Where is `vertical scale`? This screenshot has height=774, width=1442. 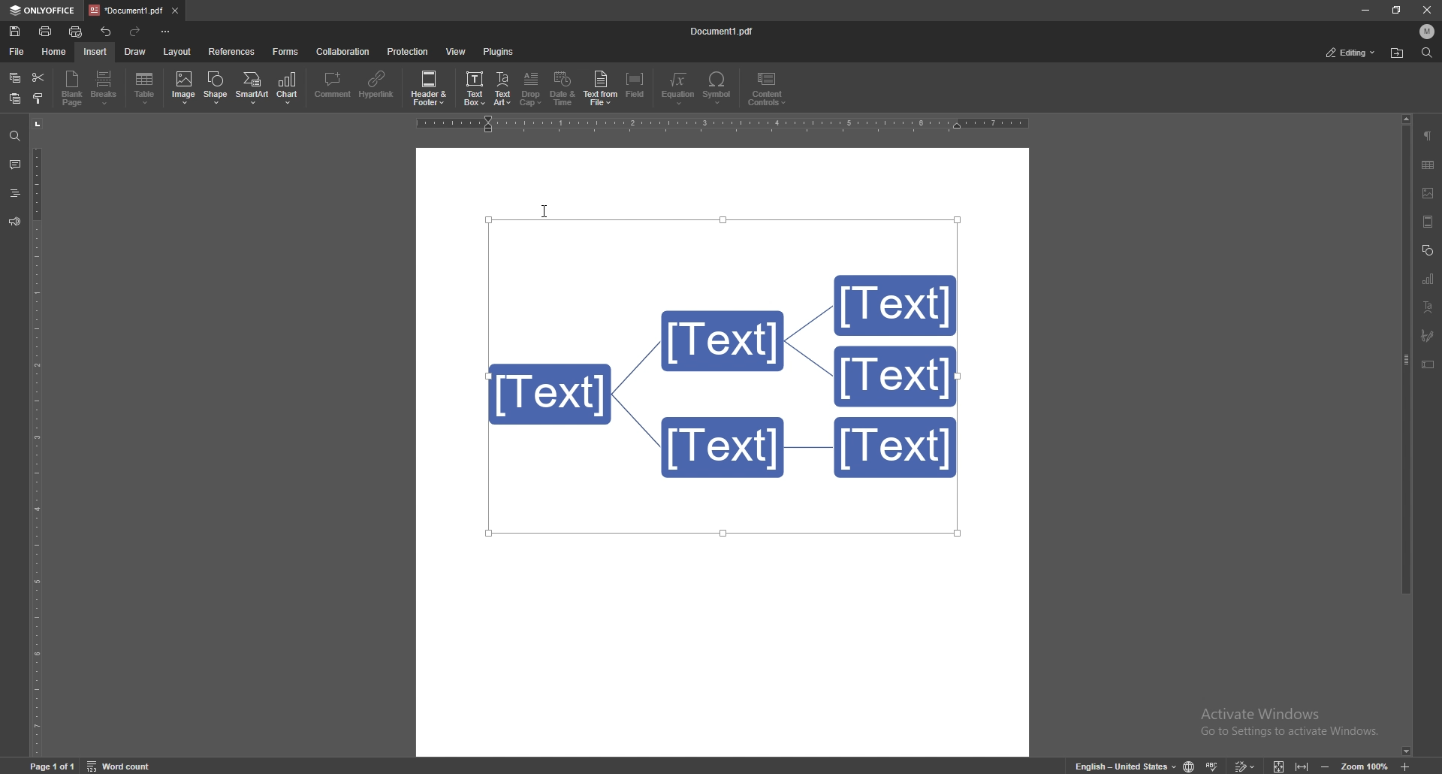 vertical scale is located at coordinates (36, 435).